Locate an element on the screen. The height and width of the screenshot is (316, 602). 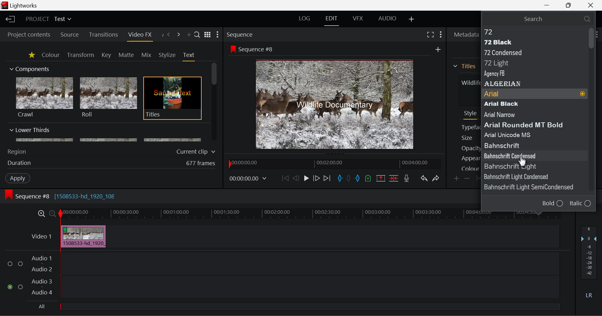
Zoom In Timeline is located at coordinates (41, 215).